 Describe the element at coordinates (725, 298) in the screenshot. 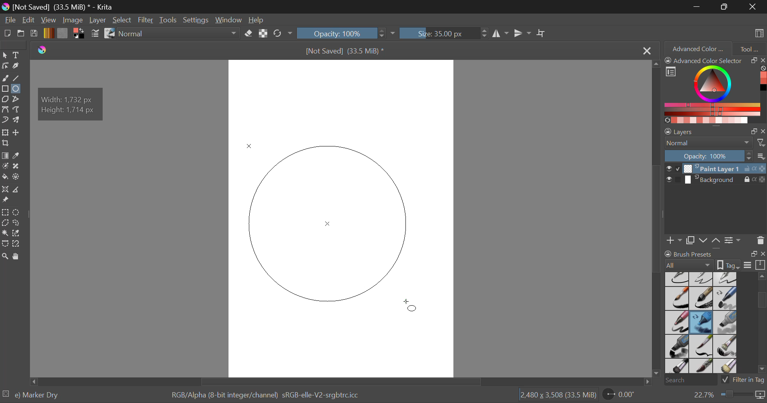

I see `Marker Chisel Smooth` at that location.